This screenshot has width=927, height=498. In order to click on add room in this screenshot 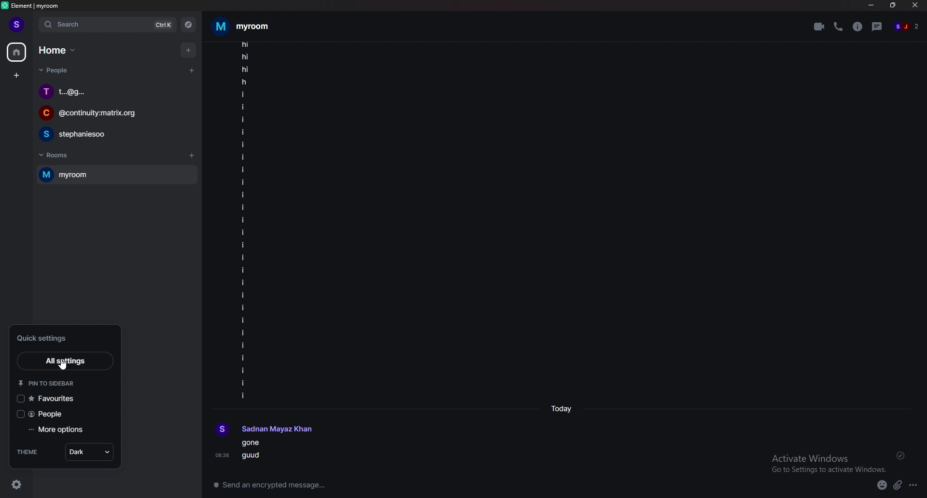, I will do `click(192, 155)`.